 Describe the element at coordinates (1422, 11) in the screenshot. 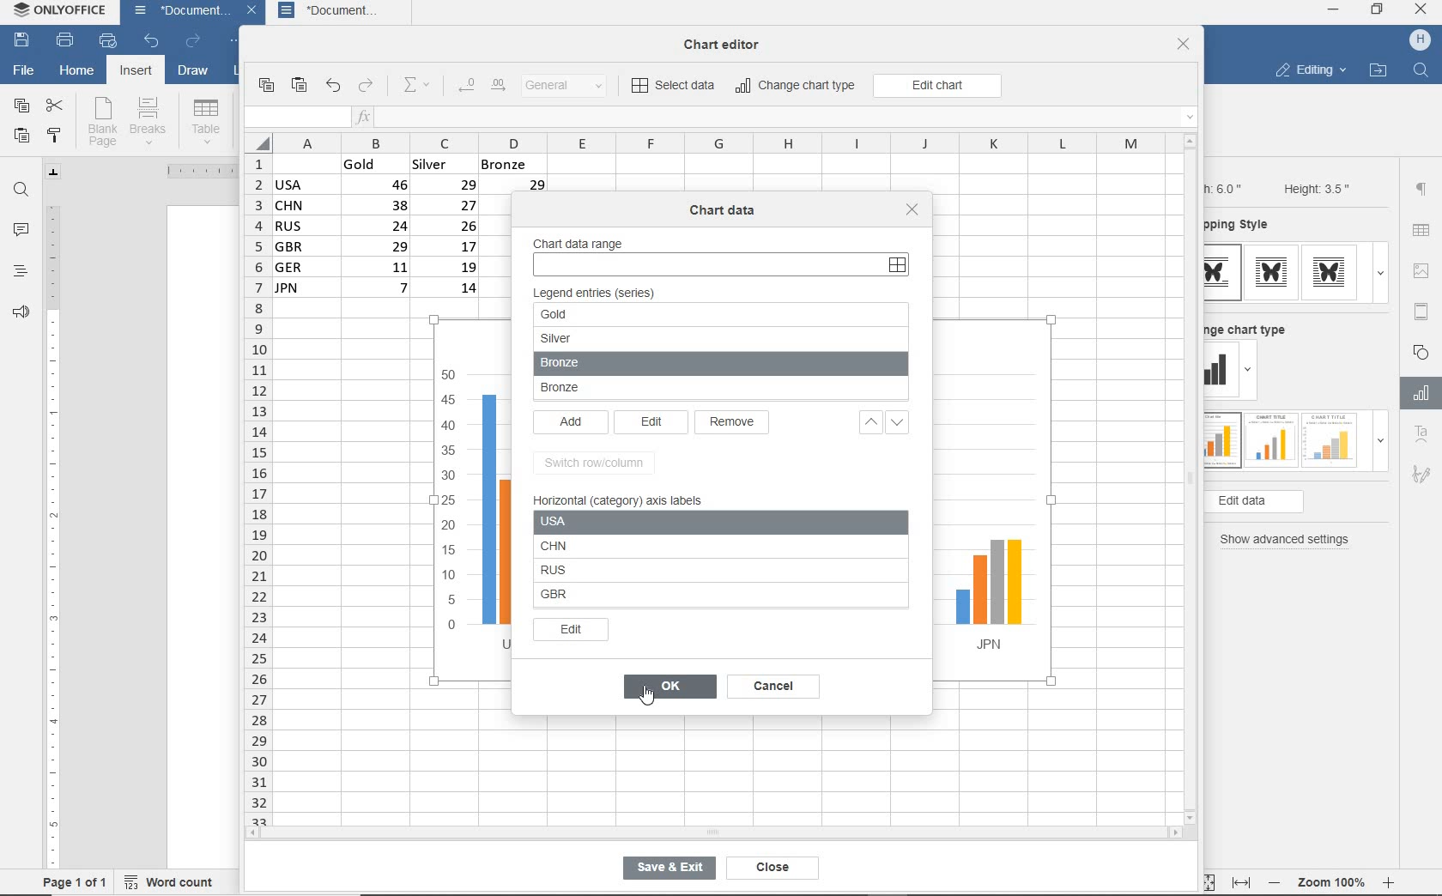

I see `close` at that location.